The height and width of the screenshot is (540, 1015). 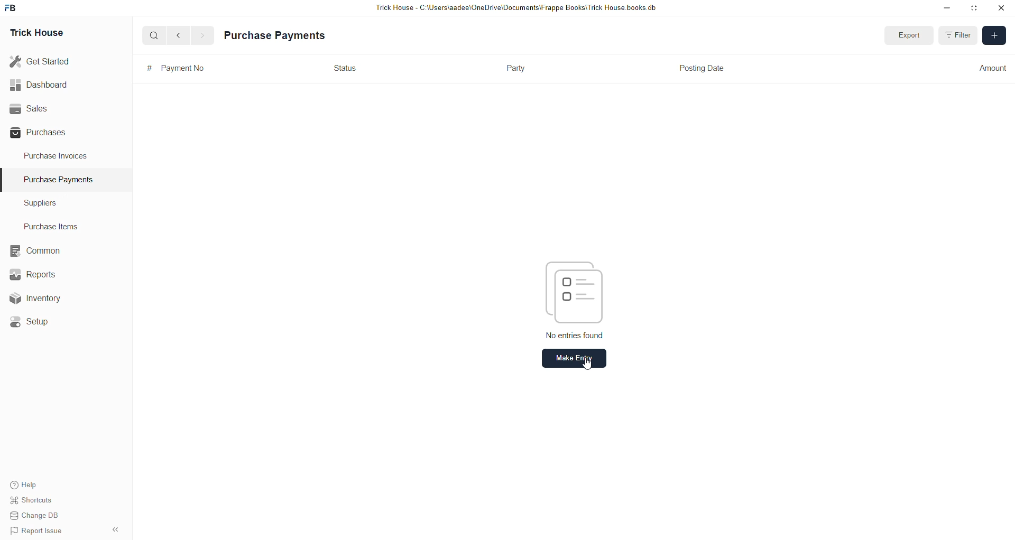 I want to click on Setup, so click(x=29, y=321).